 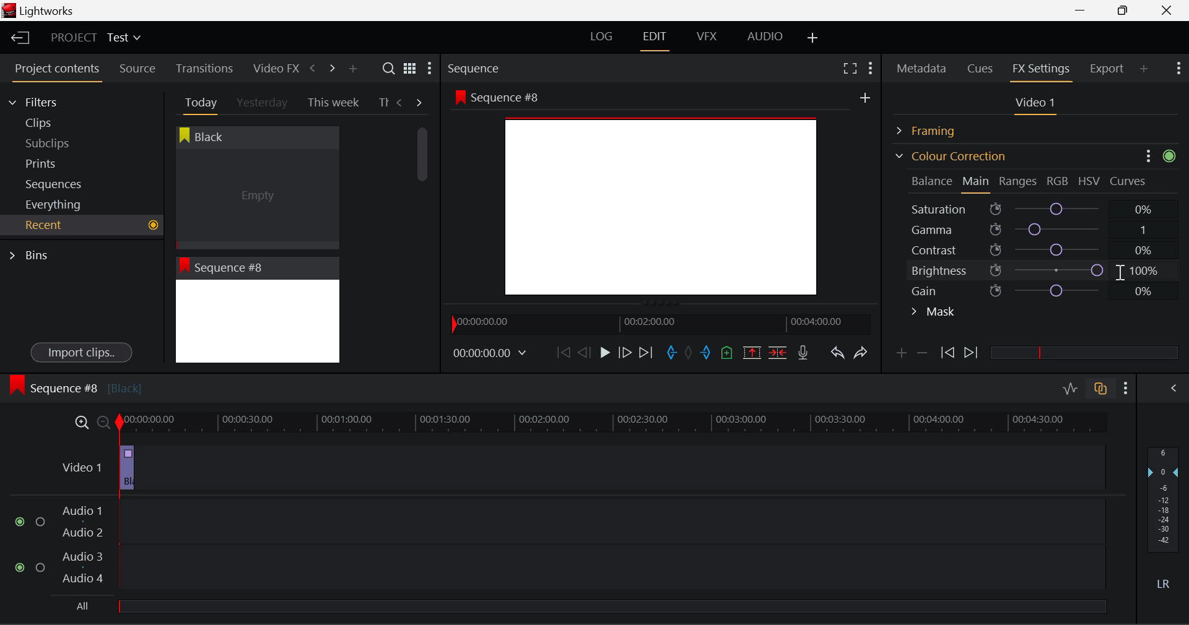 I want to click on Everything, so click(x=55, y=204).